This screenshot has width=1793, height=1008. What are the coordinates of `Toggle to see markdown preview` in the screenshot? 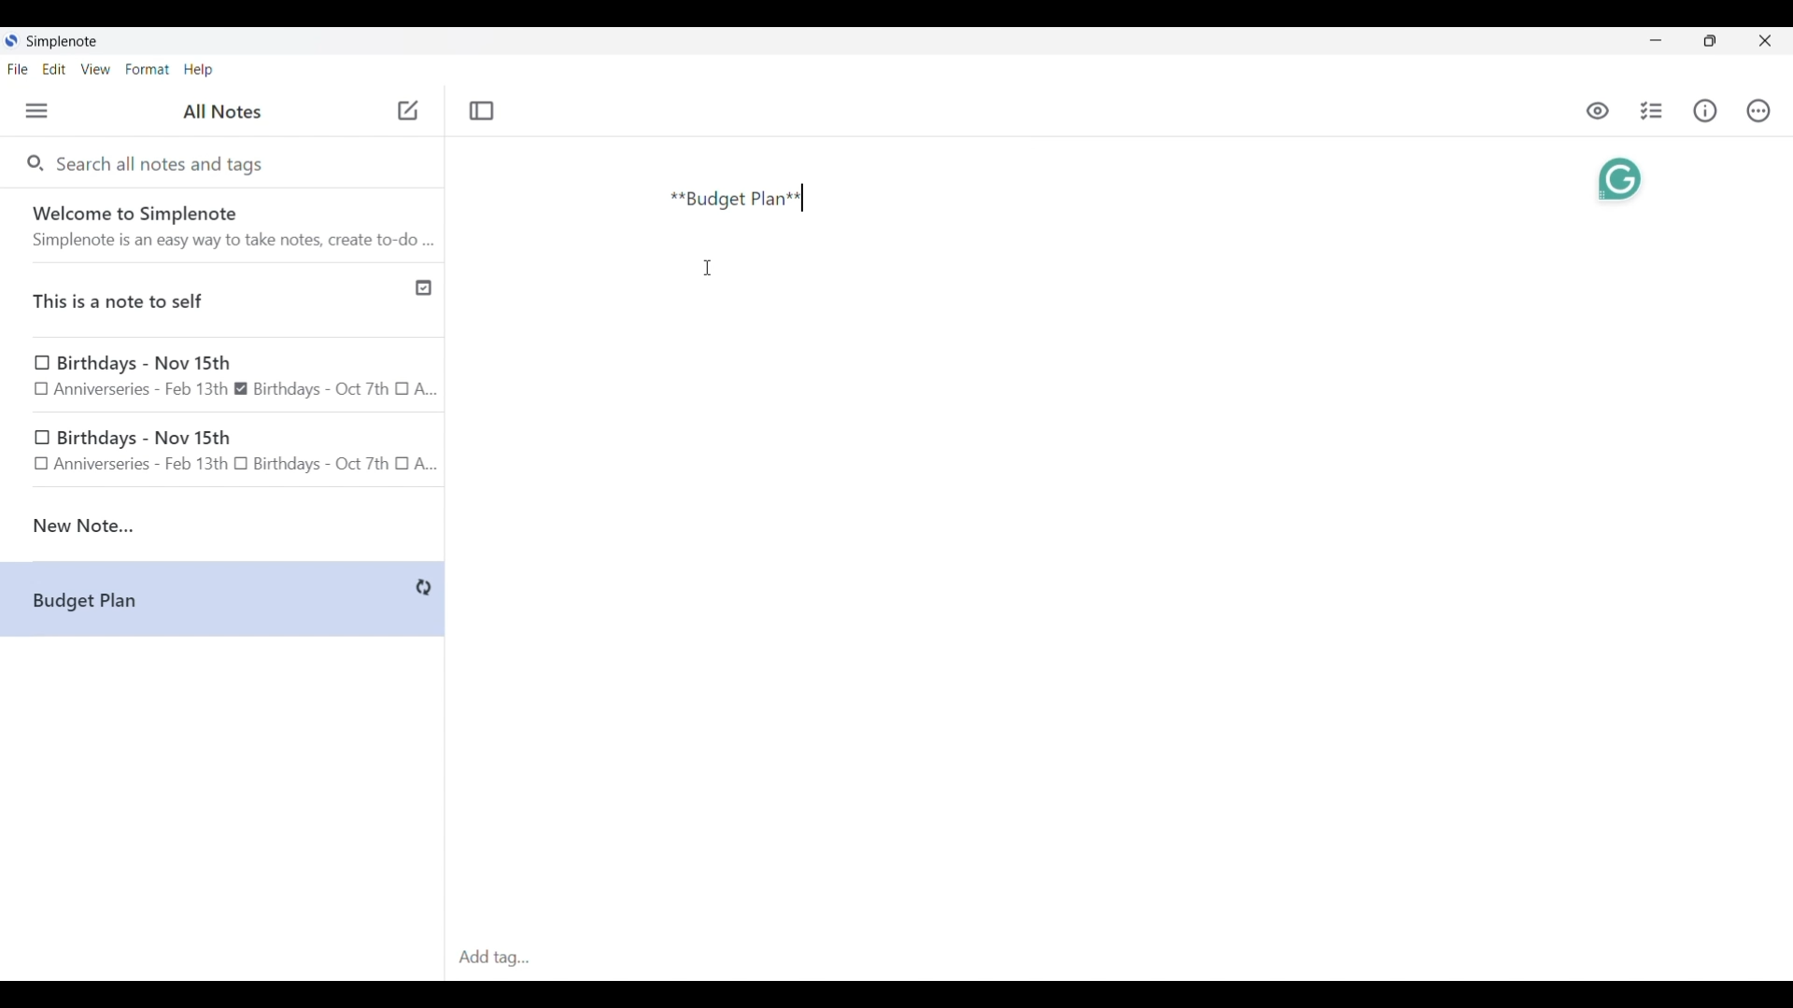 It's located at (1598, 111).